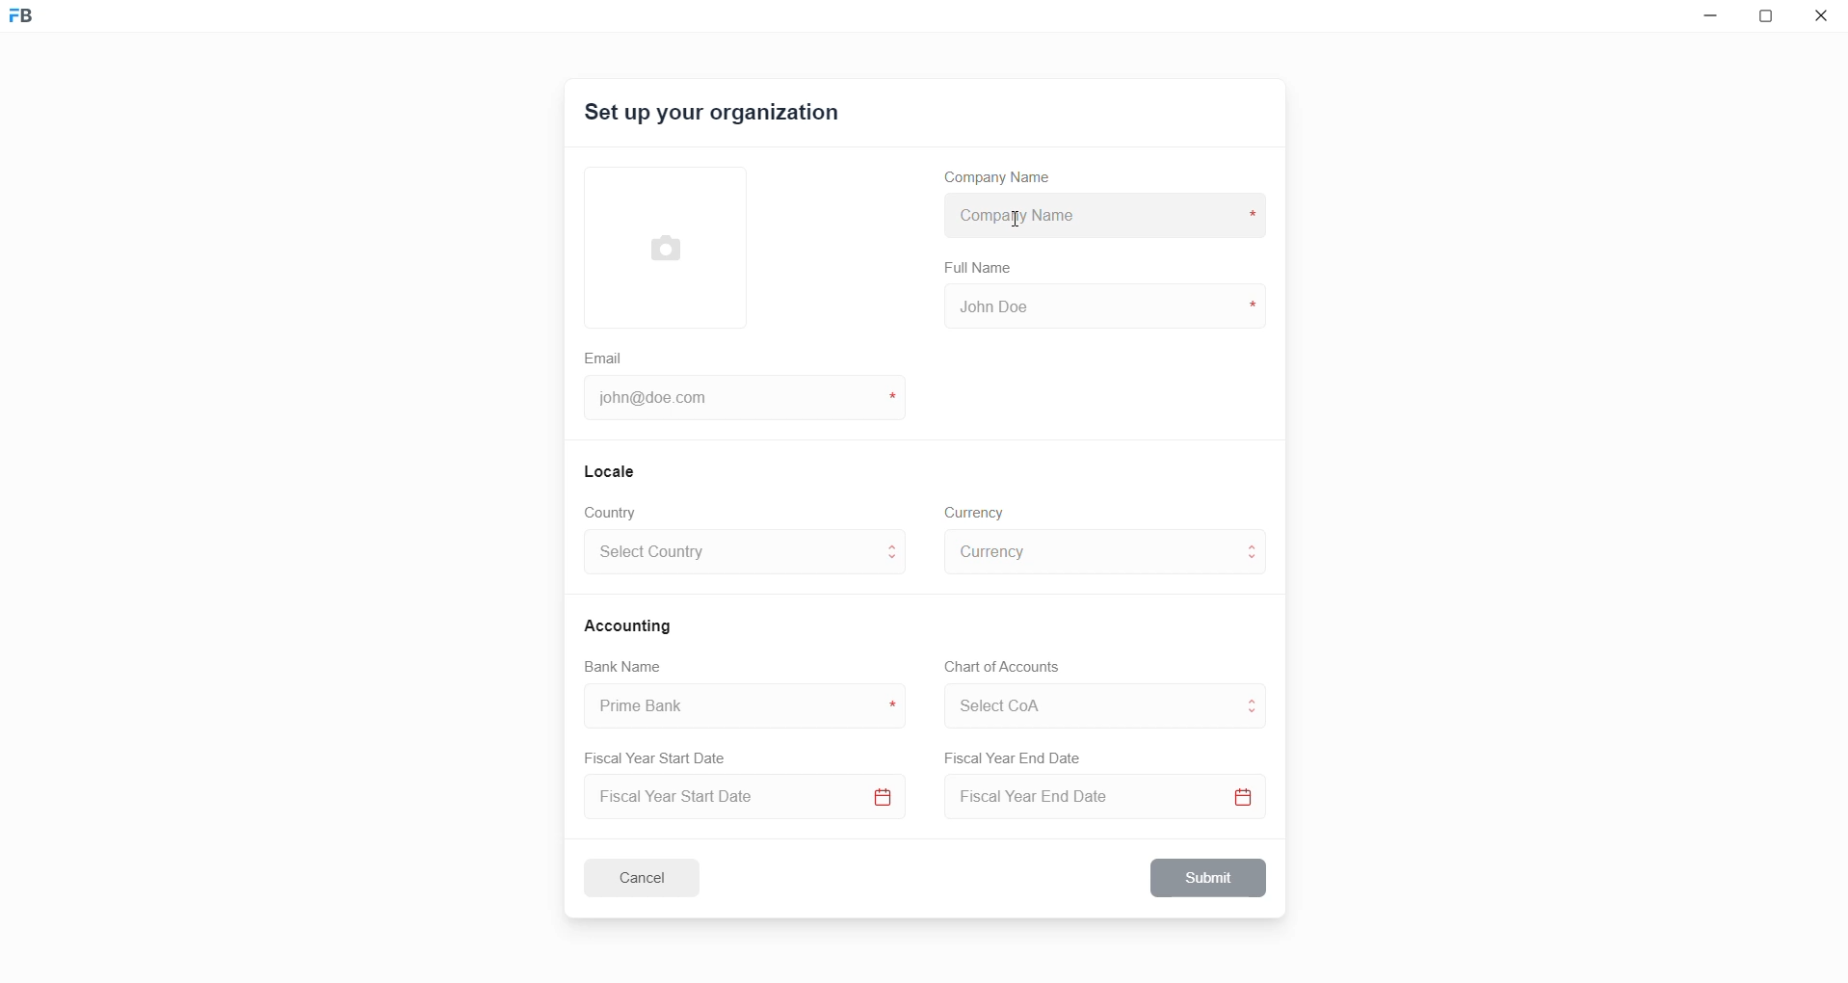 The width and height of the screenshot is (1848, 983). What do you see at coordinates (977, 511) in the screenshot?
I see `Currency` at bounding box center [977, 511].